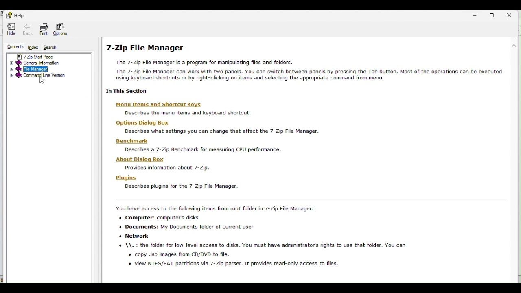 This screenshot has height=293, width=521. Describe the element at coordinates (138, 159) in the screenshot. I see `about dialog box` at that location.